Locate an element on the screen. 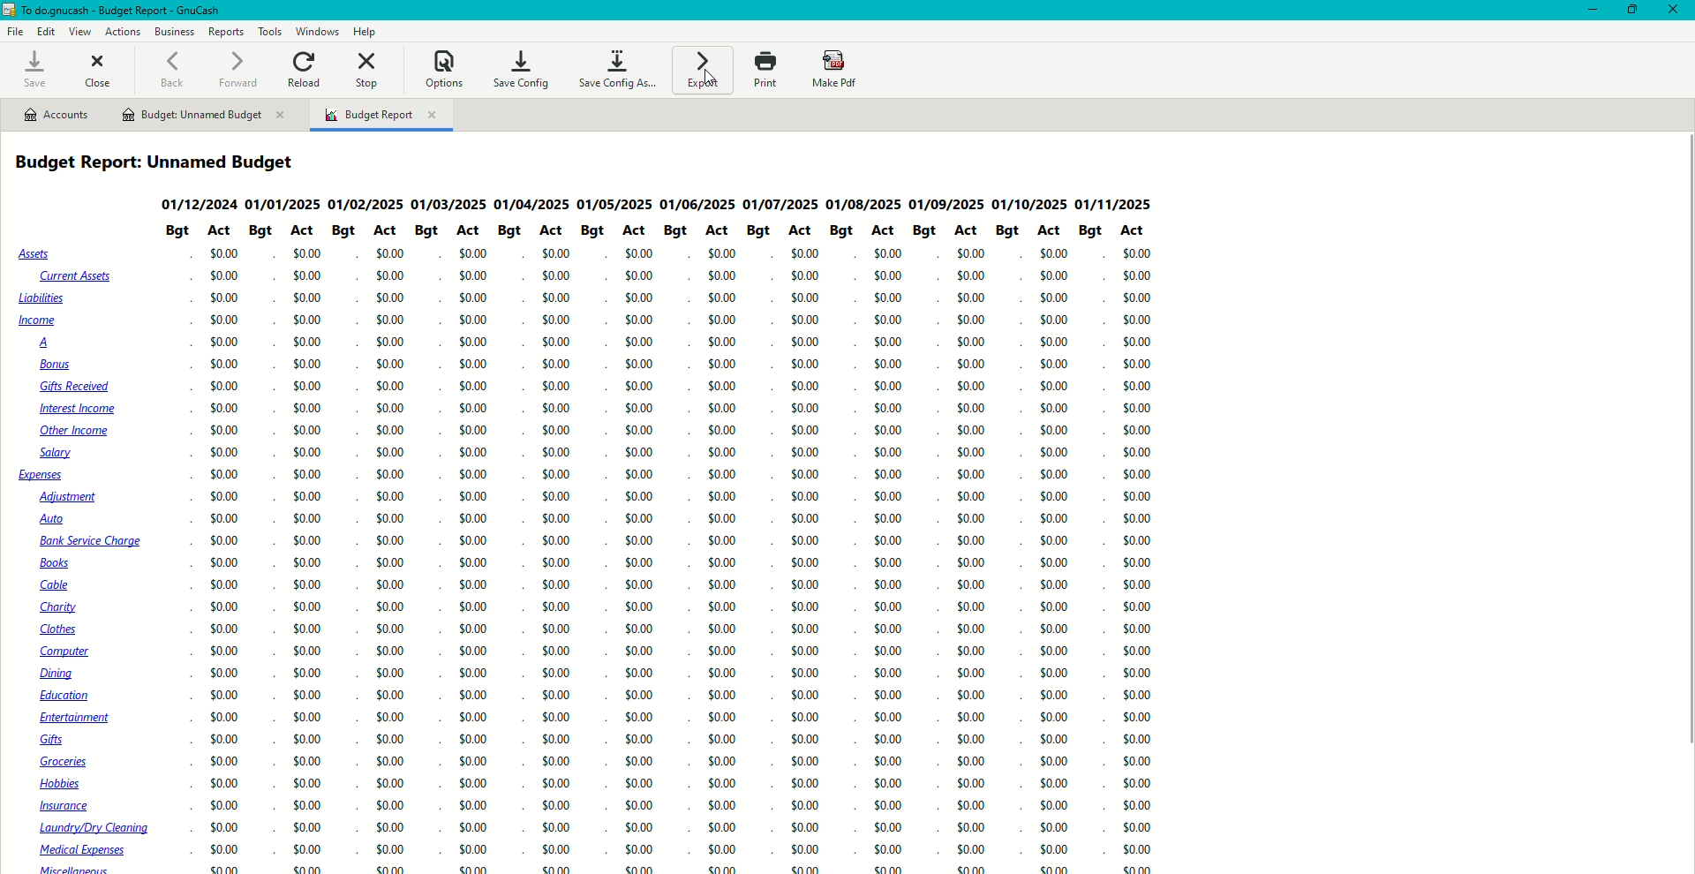 Image resolution: width=1695 pixels, height=874 pixels. 01/05/2025 is located at coordinates (617, 205).